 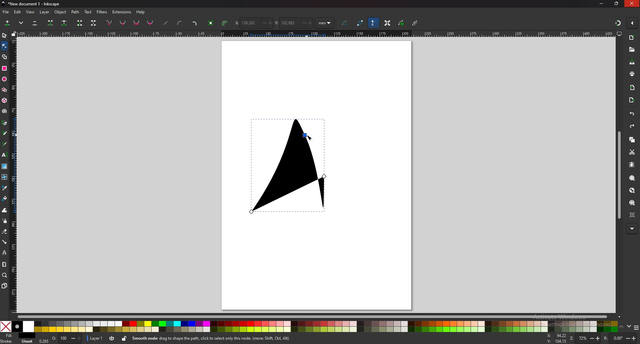 What do you see at coordinates (360, 22) in the screenshot?
I see `path outline` at bounding box center [360, 22].